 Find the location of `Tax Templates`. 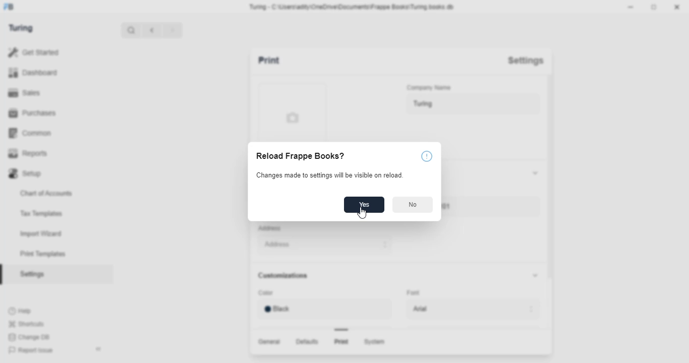

Tax Templates is located at coordinates (46, 212).